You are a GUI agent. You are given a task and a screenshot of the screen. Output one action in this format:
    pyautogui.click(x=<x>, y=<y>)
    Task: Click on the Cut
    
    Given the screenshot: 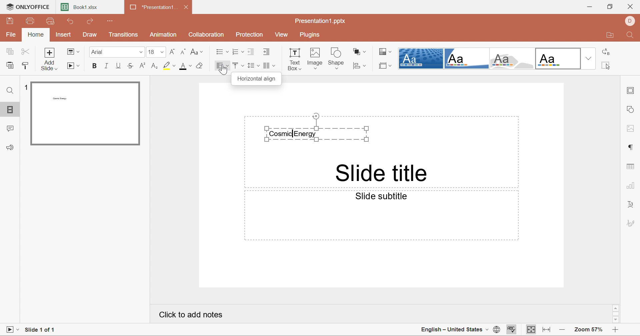 What is the action you would take?
    pyautogui.click(x=25, y=52)
    